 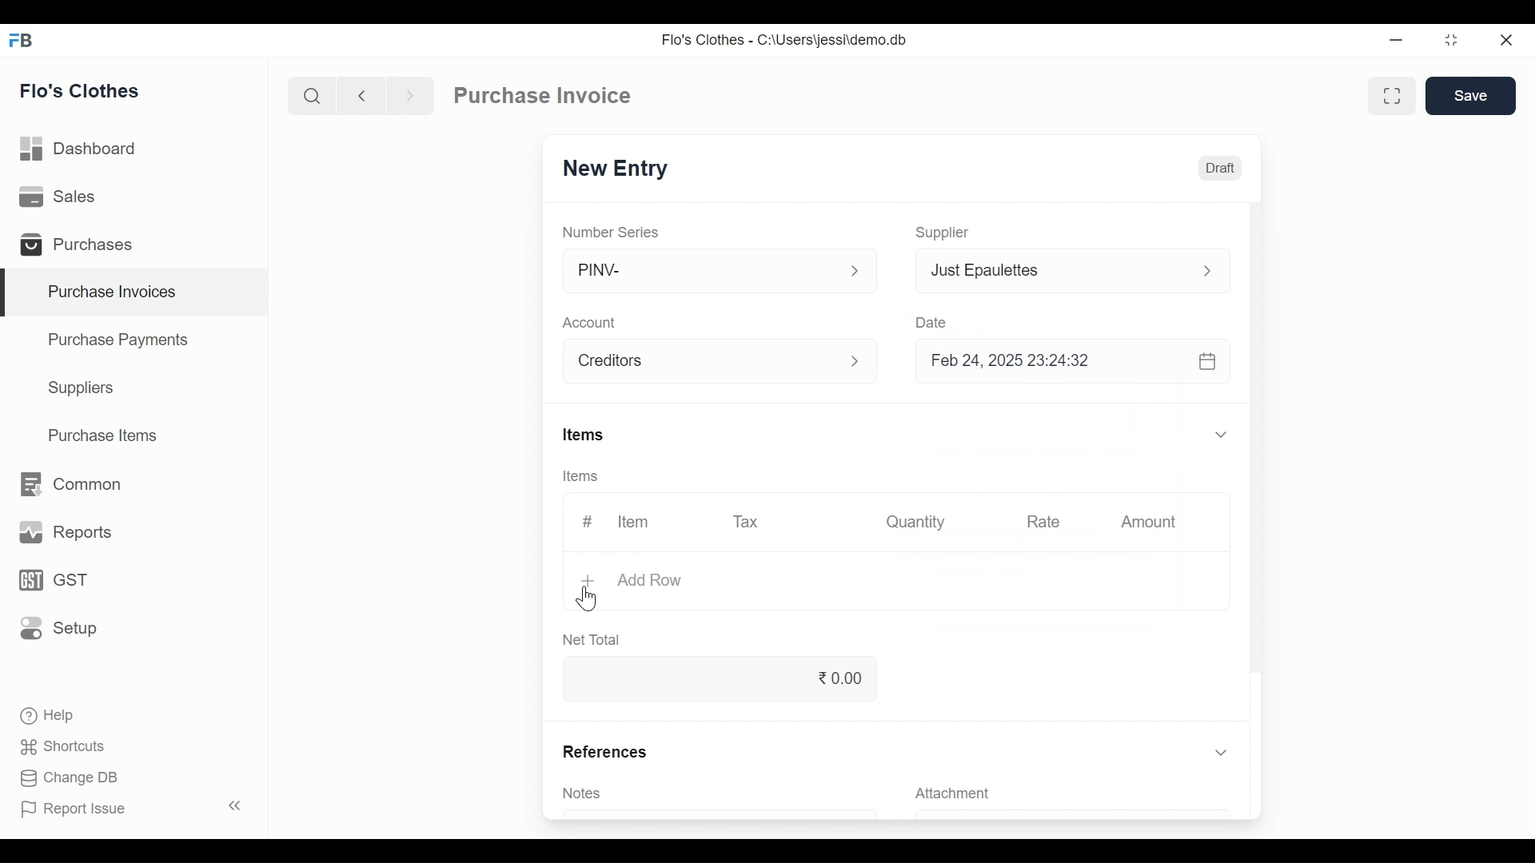 What do you see at coordinates (651, 582) in the screenshot?
I see `Add Row` at bounding box center [651, 582].